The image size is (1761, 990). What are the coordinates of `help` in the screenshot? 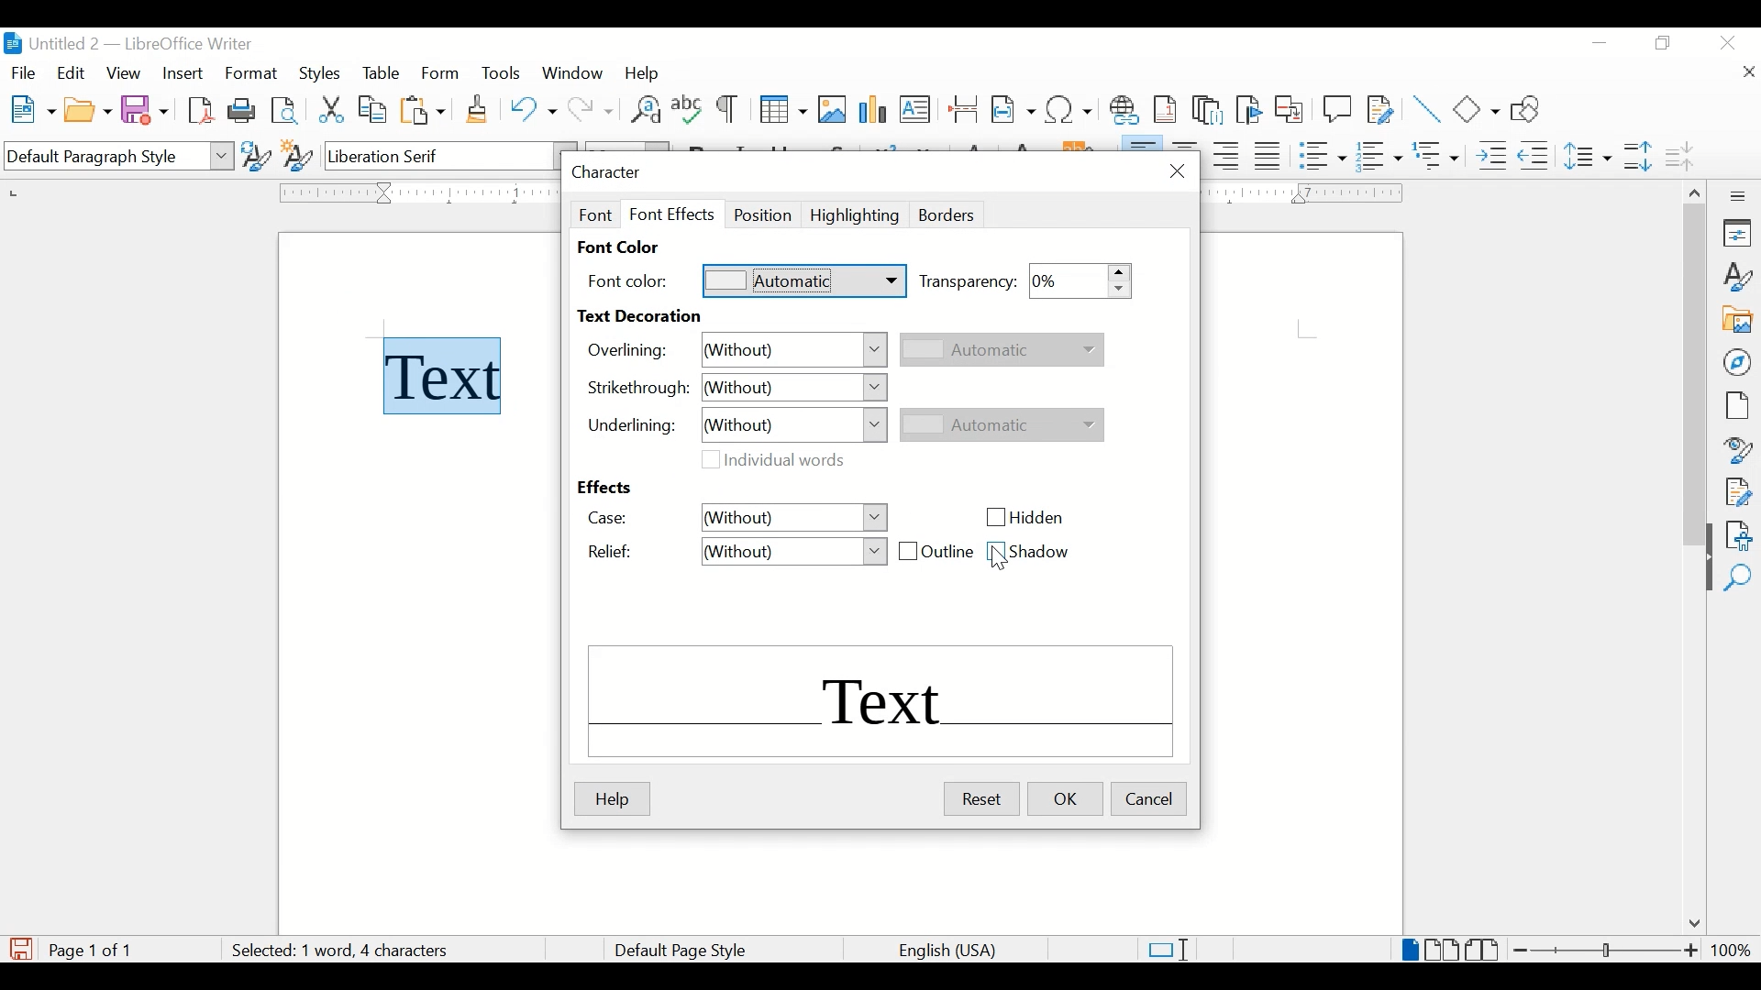 It's located at (610, 798).